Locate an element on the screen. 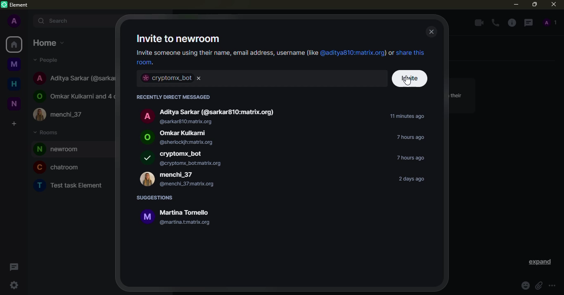 The image size is (564, 295). threads is located at coordinates (529, 23).